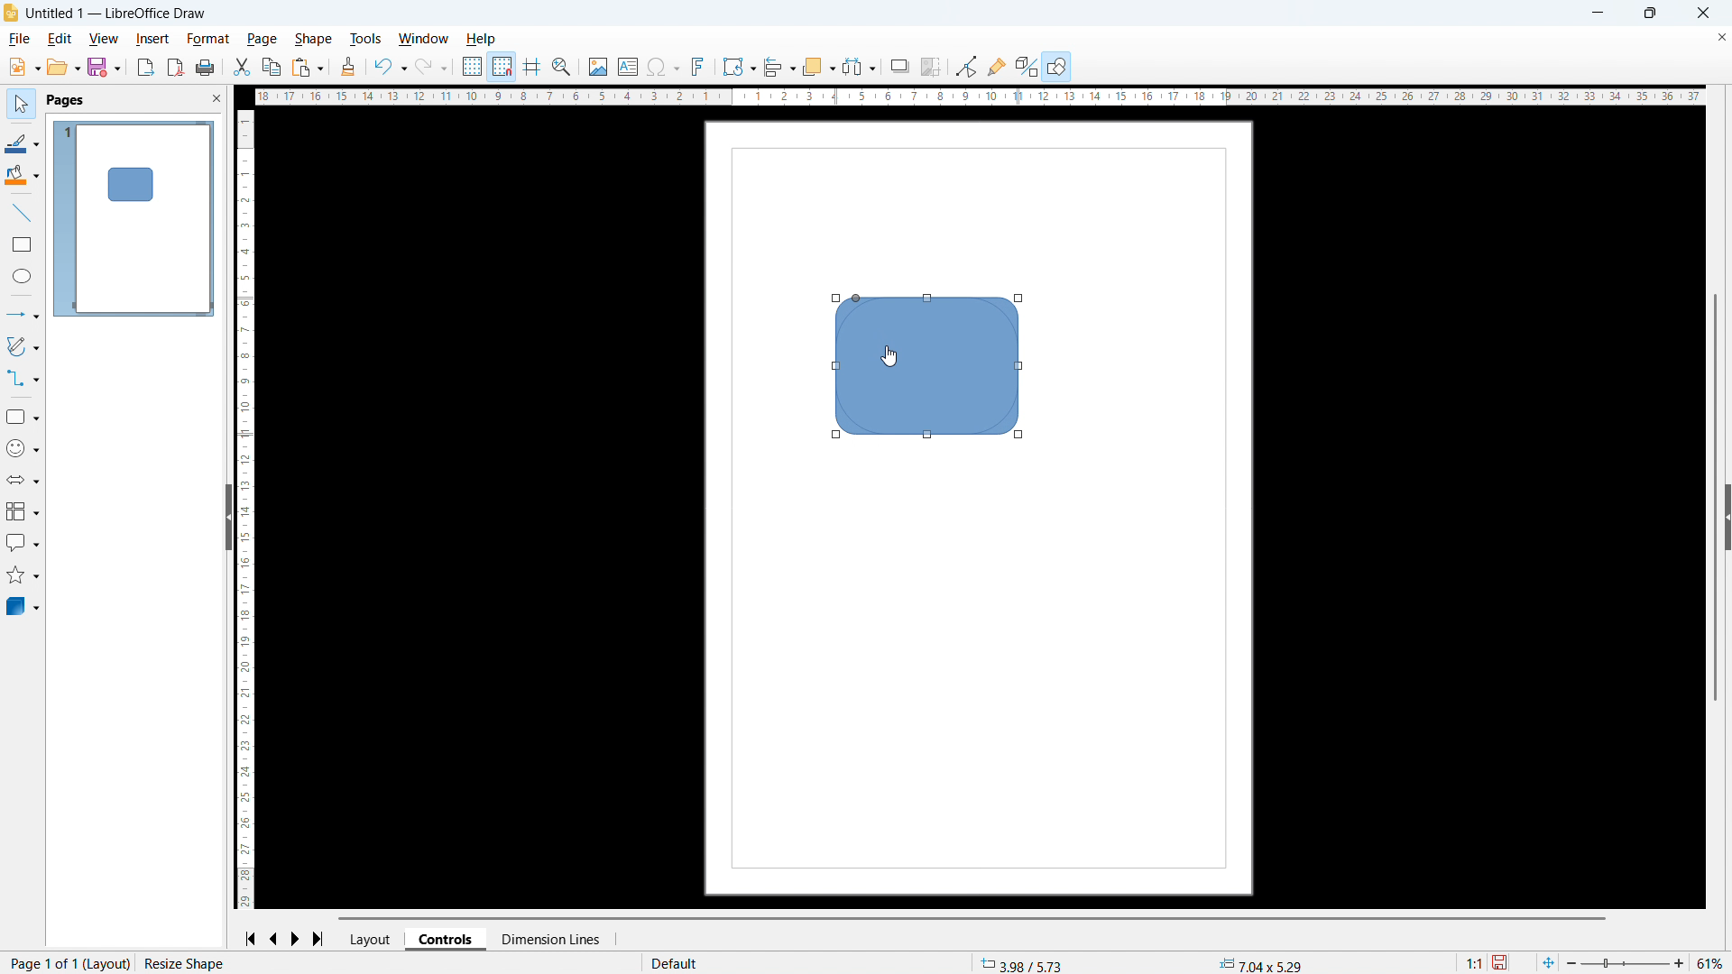 The height and width of the screenshot is (974, 1732). Describe the element at coordinates (1027, 66) in the screenshot. I see `toggle extrusion` at that location.